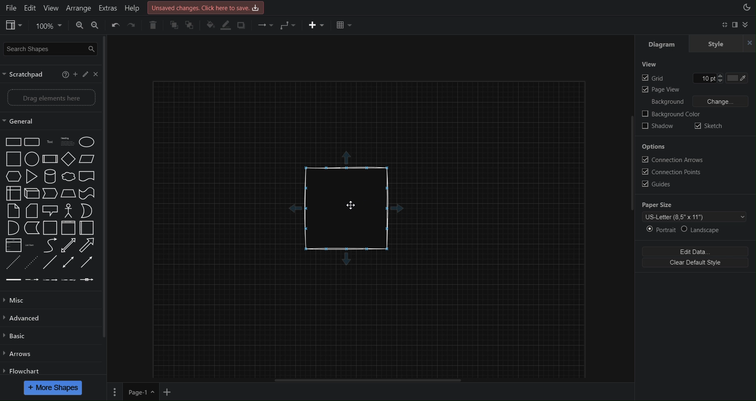 This screenshot has height=401, width=756. What do you see at coordinates (49, 98) in the screenshot?
I see `Drag elements here` at bounding box center [49, 98].